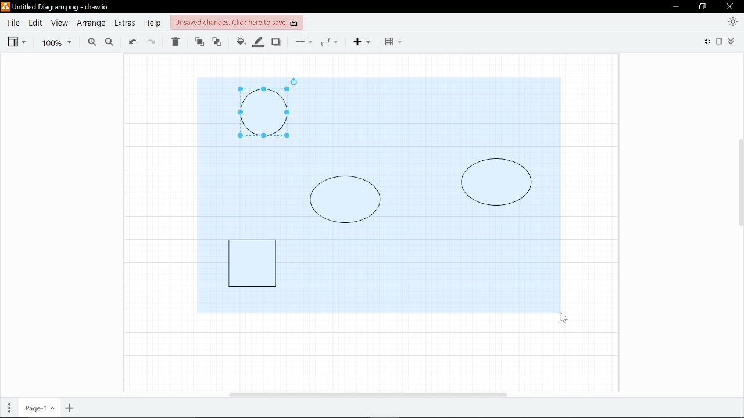 This screenshot has width=744, height=418. Describe the element at coordinates (38, 409) in the screenshot. I see `Current page` at that location.